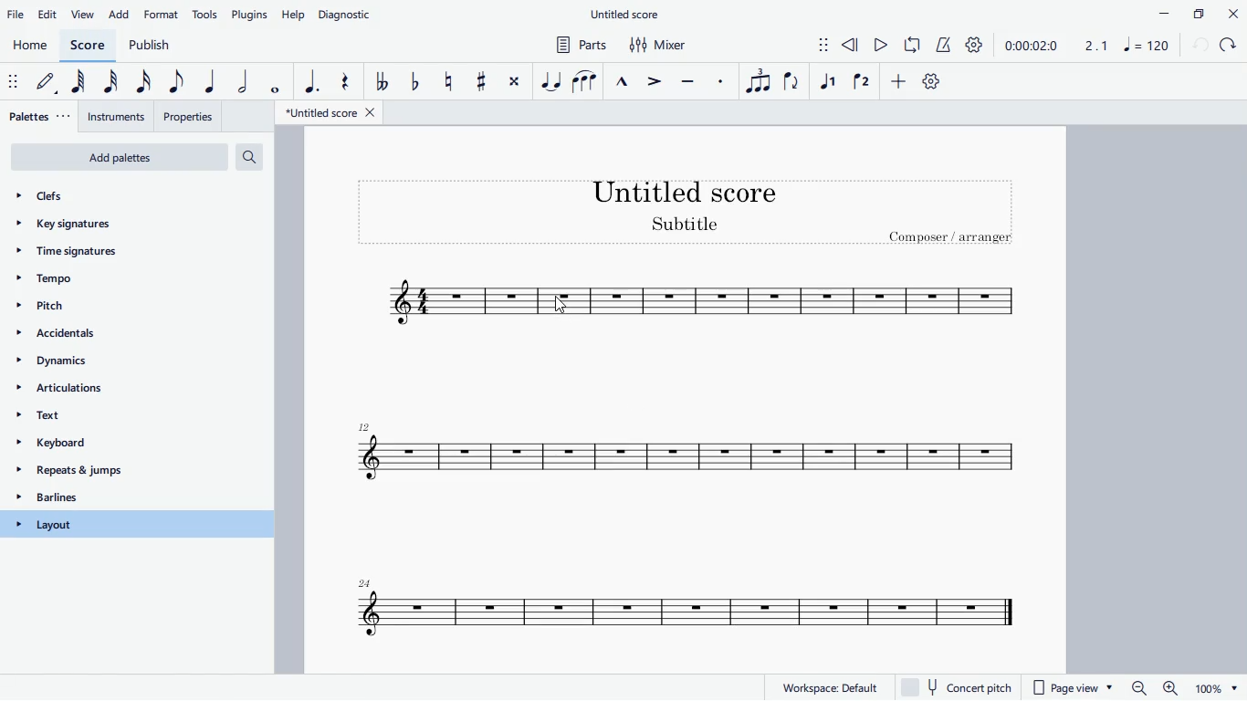  What do you see at coordinates (562, 306) in the screenshot?
I see `cursor` at bounding box center [562, 306].